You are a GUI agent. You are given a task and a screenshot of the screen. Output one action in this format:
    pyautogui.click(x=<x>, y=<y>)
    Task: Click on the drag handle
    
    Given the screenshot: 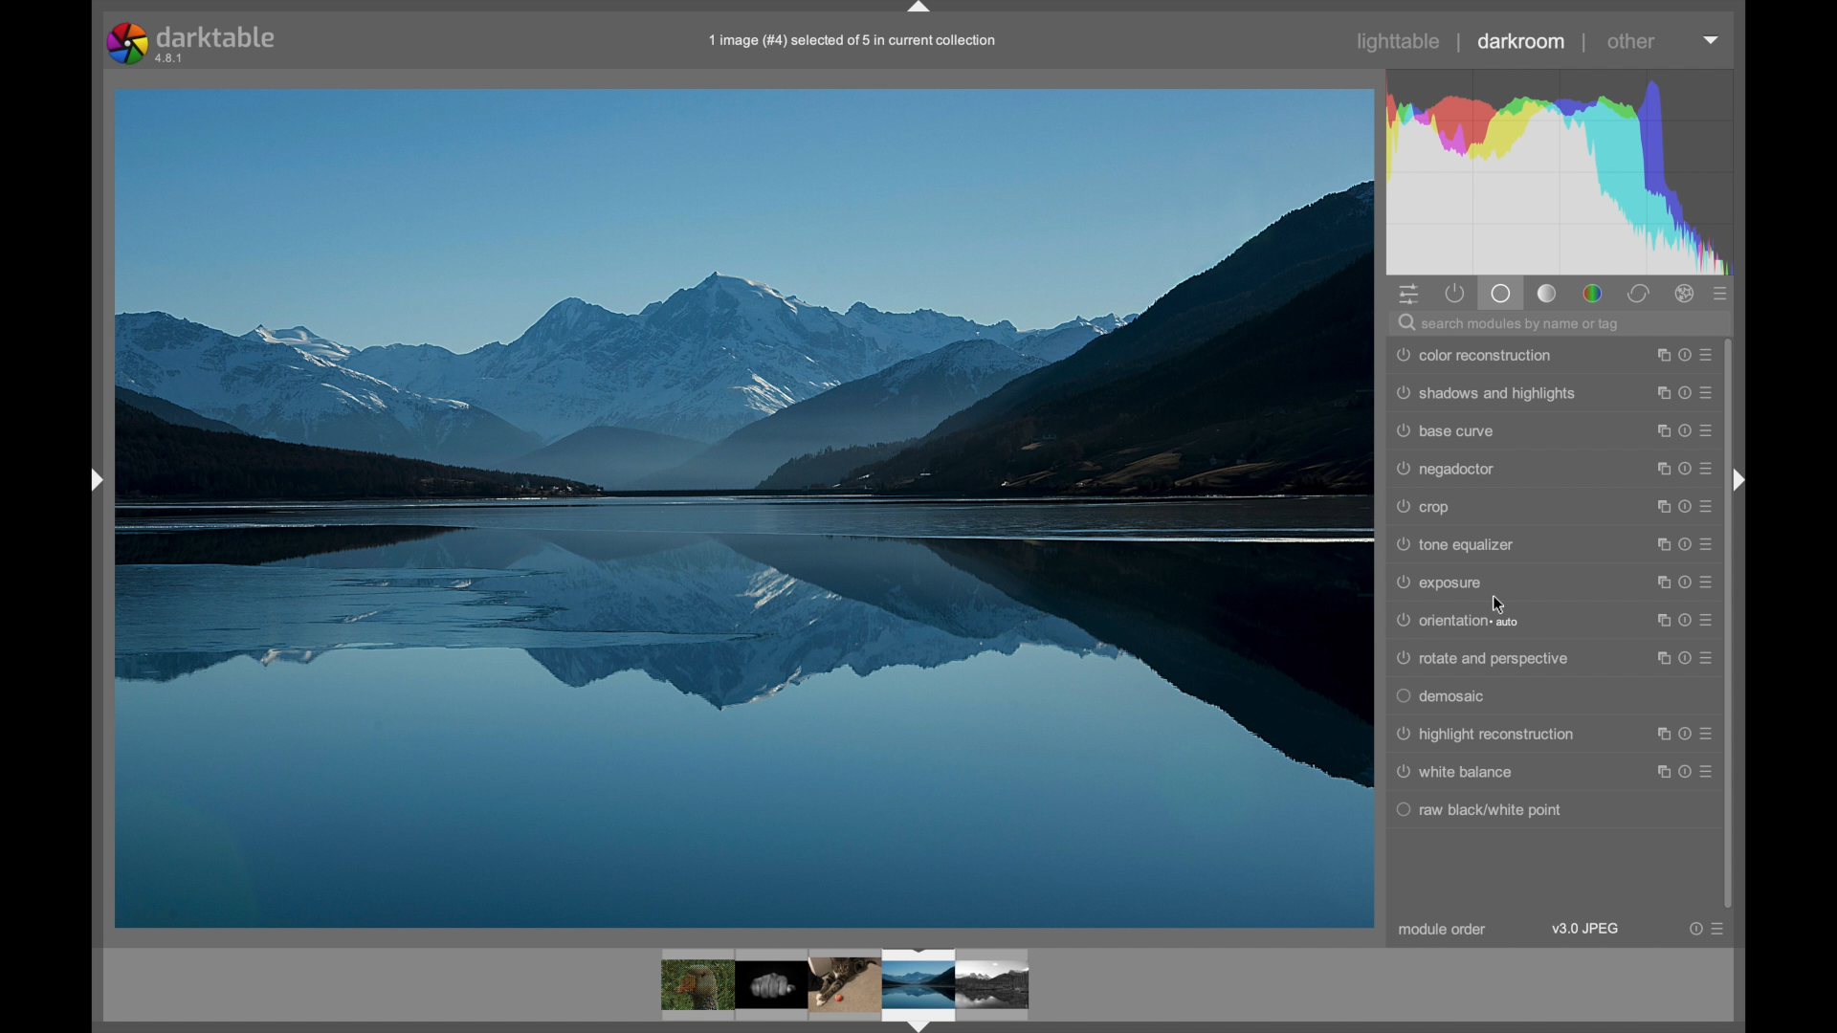 What is the action you would take?
    pyautogui.click(x=1738, y=482)
    